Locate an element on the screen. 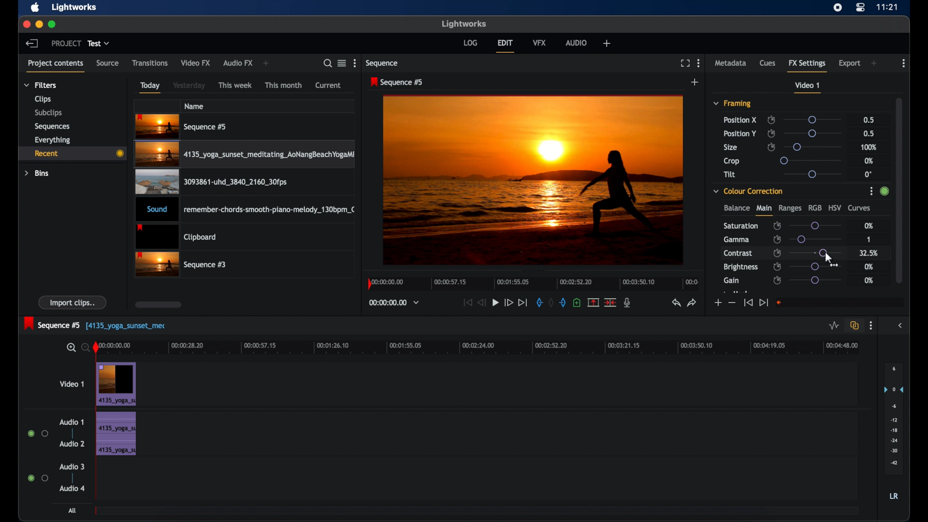  slider is located at coordinates (815, 280).